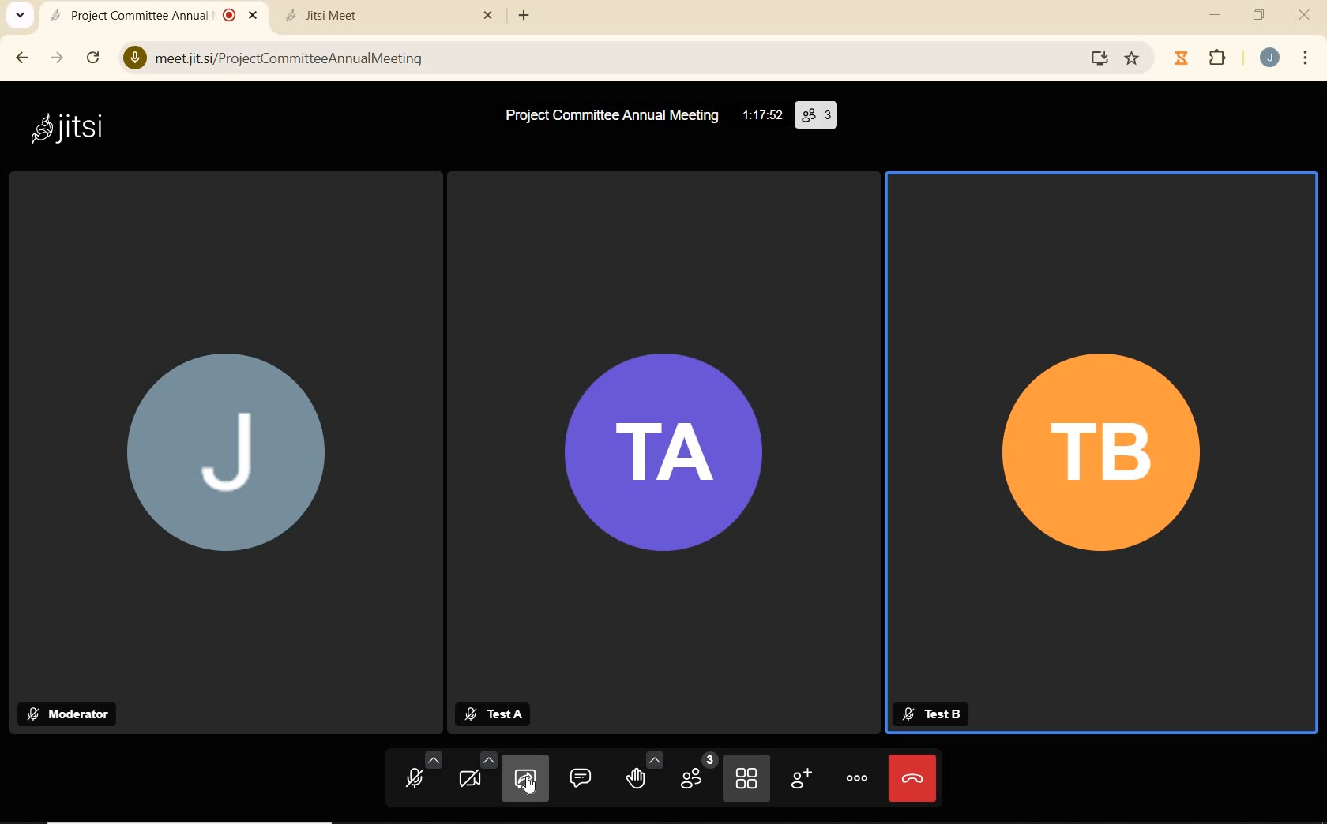  Describe the element at coordinates (1103, 454) in the screenshot. I see `TB` at that location.